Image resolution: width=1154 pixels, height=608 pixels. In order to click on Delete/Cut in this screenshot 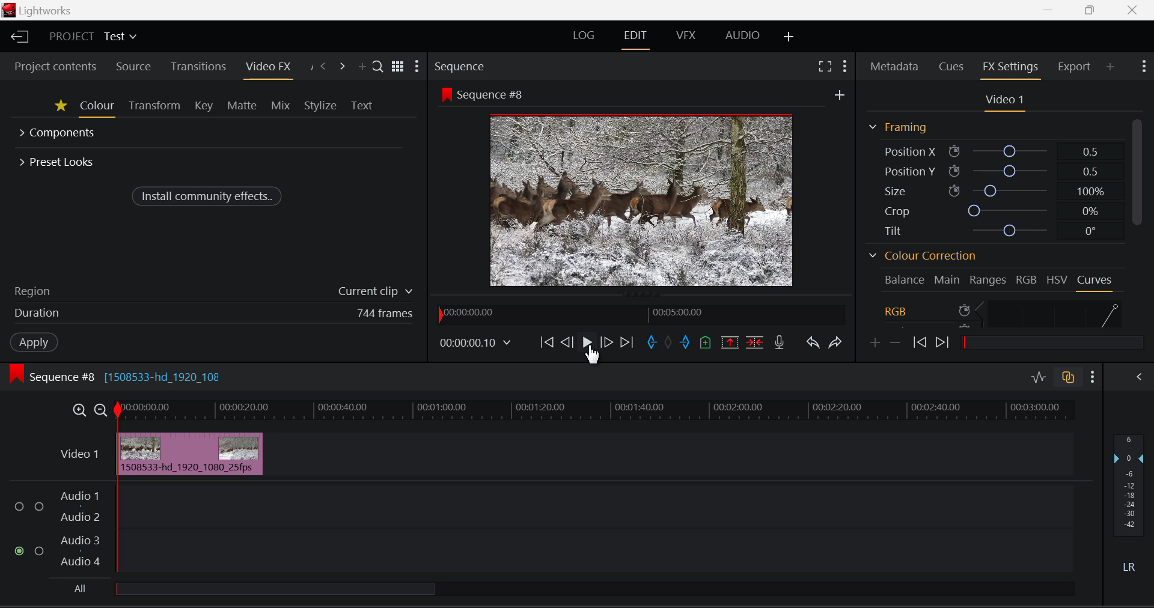, I will do `click(755, 342)`.